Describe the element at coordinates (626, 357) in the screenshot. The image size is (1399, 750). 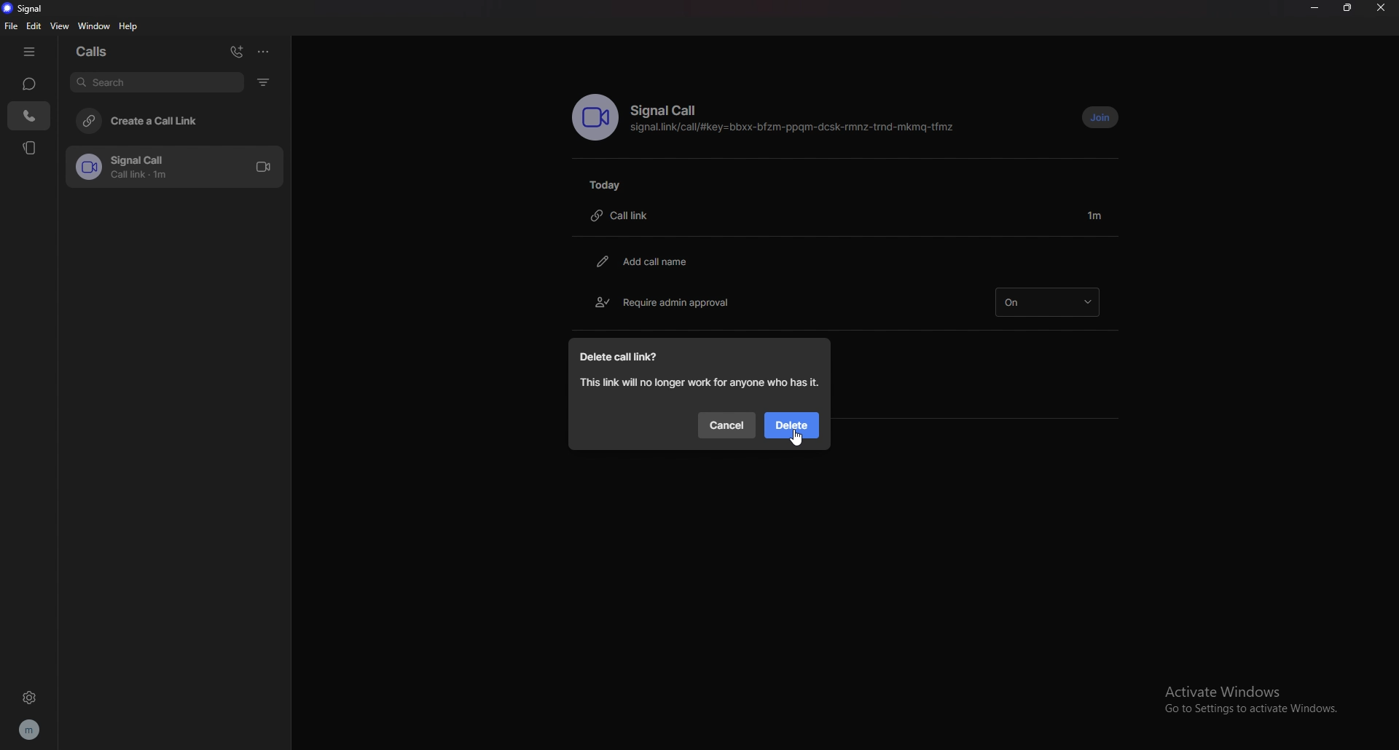
I see `delete call link` at that location.